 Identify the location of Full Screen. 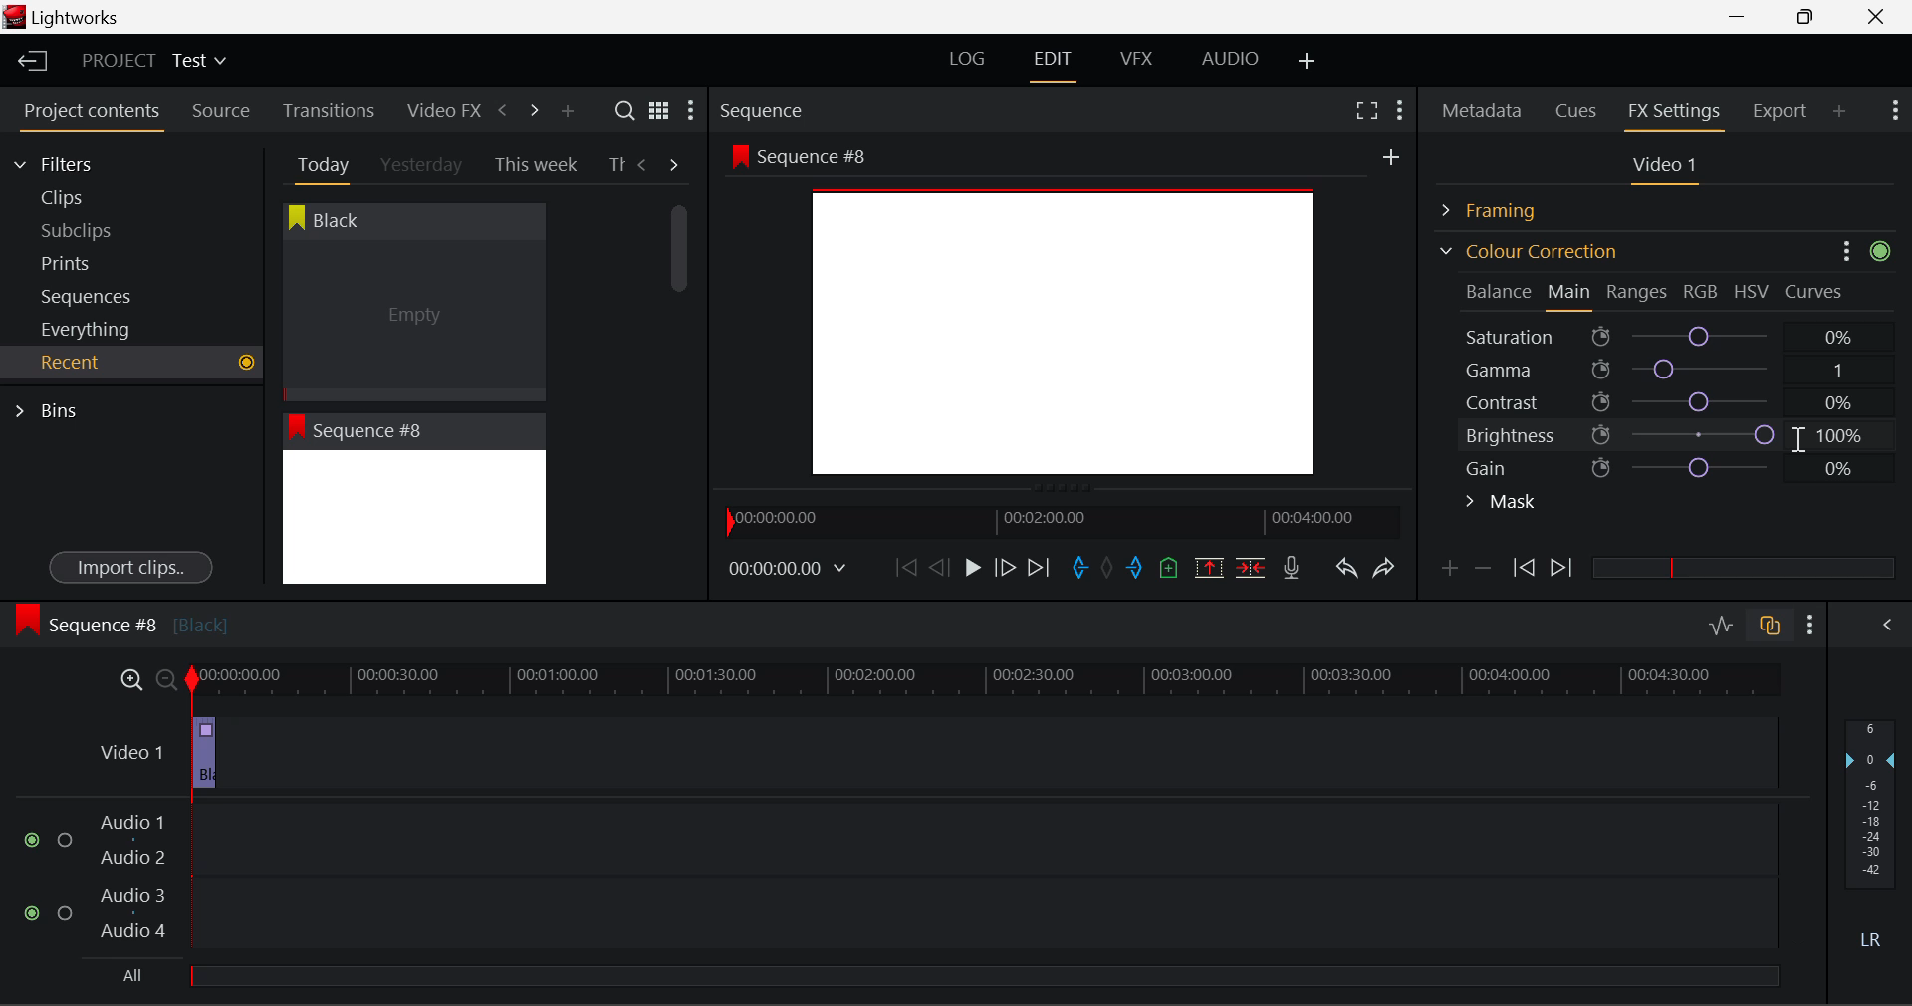
(1366, 109).